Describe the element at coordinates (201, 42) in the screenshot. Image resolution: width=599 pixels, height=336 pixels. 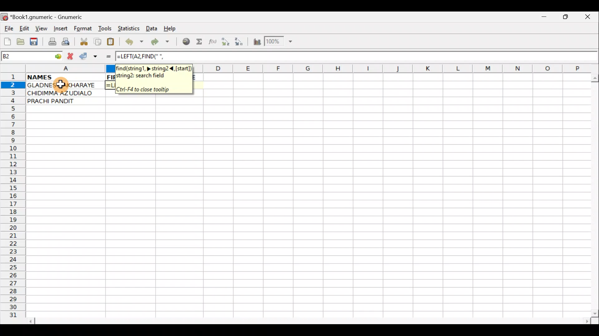
I see `Sum in the current cell` at that location.